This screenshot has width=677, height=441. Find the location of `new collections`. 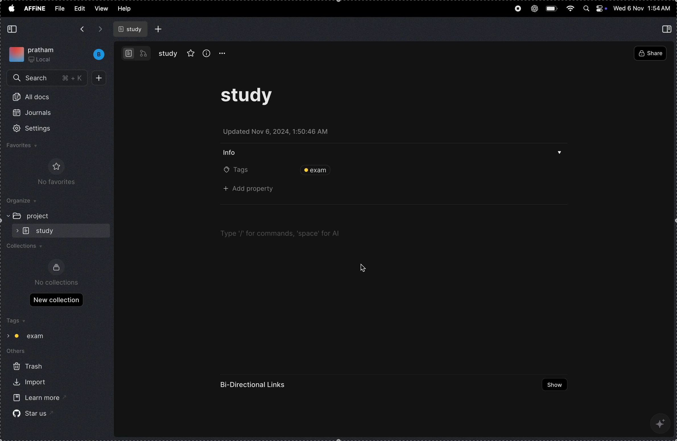

new collections is located at coordinates (56, 299).